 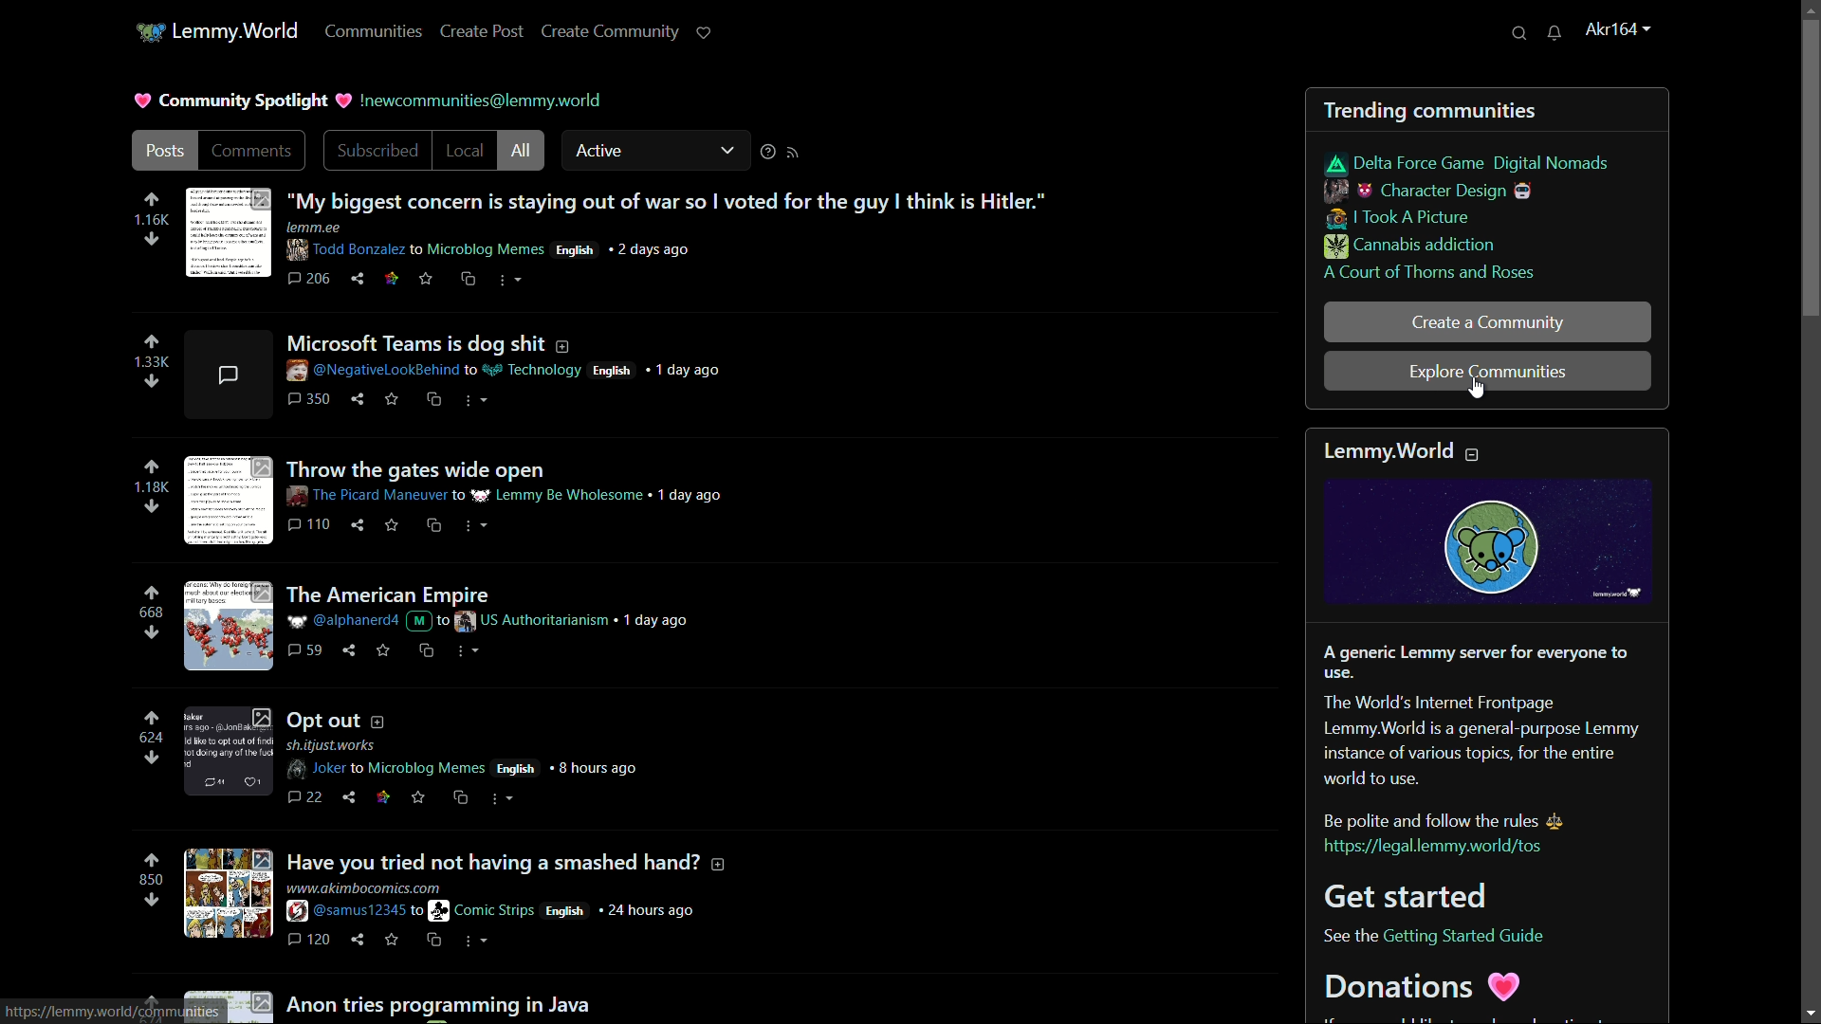 What do you see at coordinates (152, 861) in the screenshot?
I see `upvote` at bounding box center [152, 861].